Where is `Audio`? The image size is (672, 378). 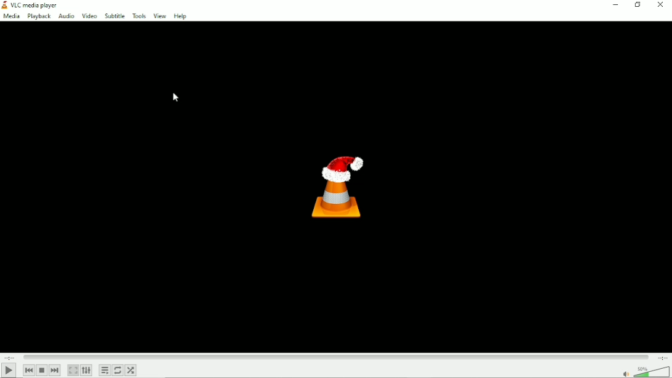 Audio is located at coordinates (66, 16).